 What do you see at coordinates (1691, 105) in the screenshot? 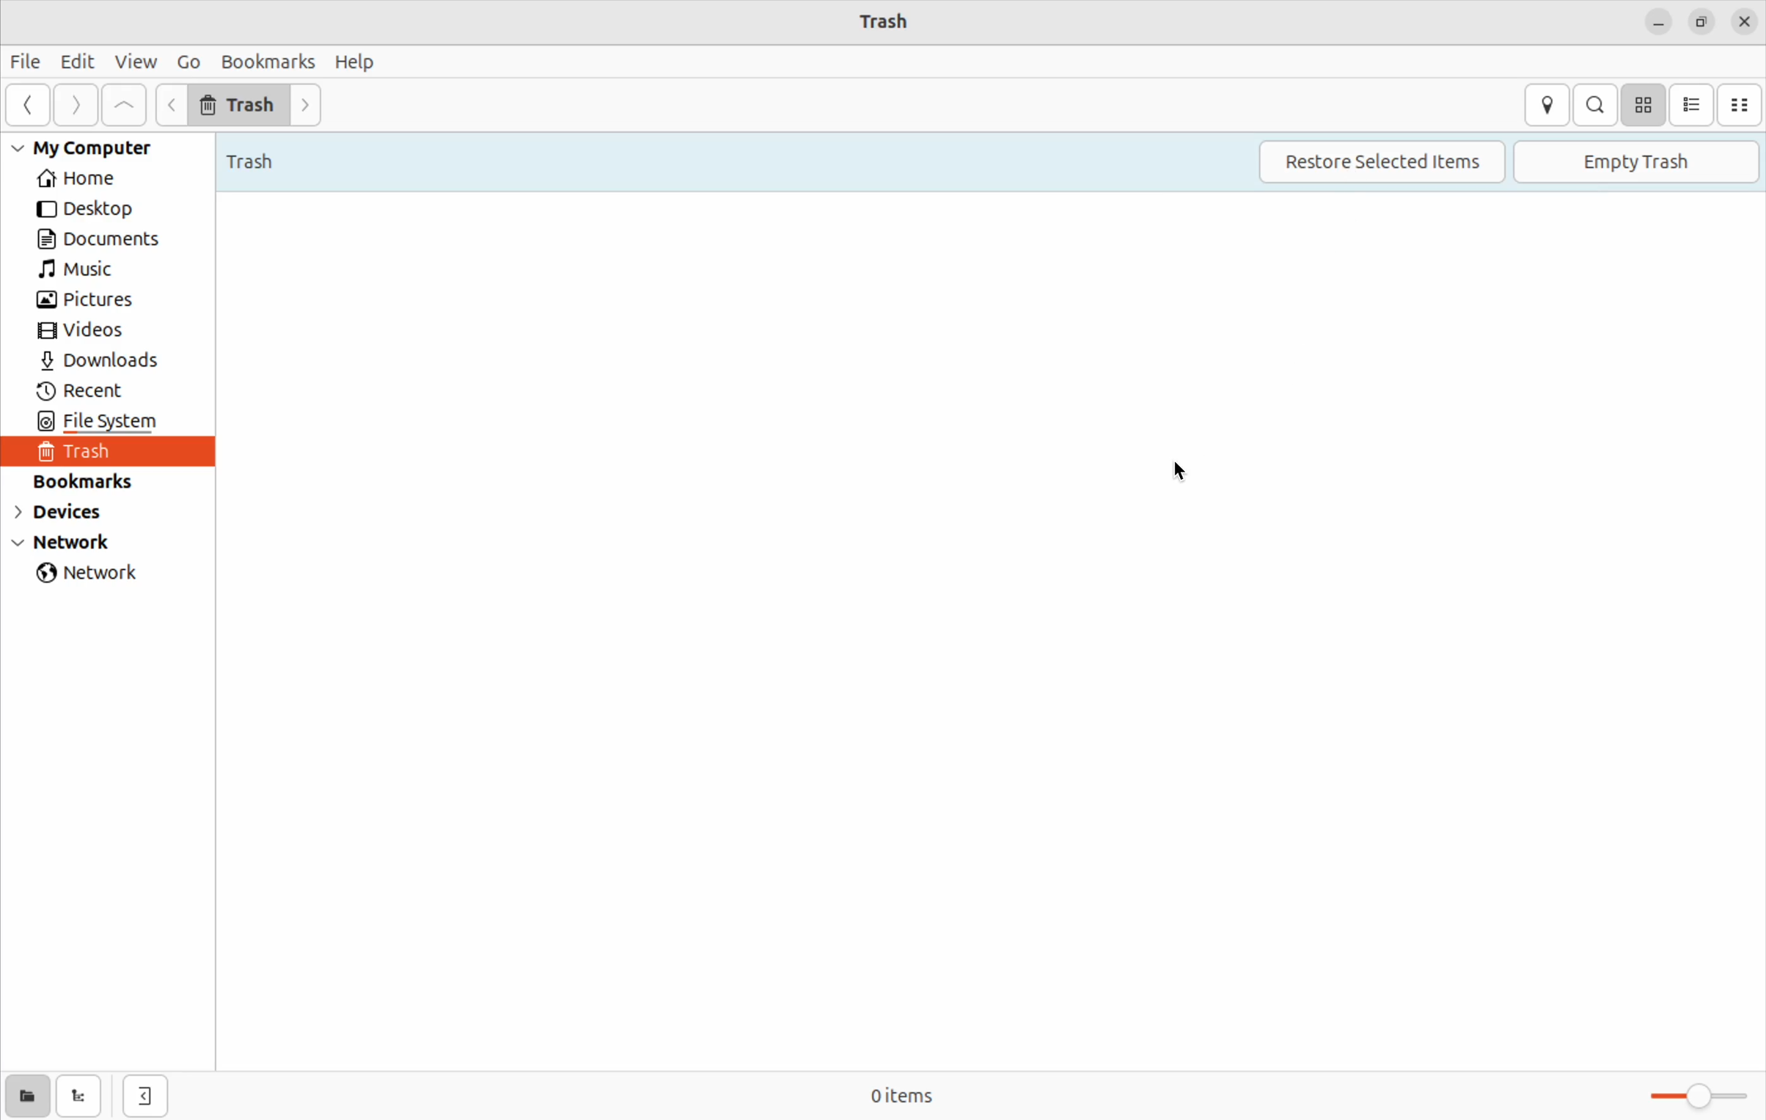
I see `bullet ist` at bounding box center [1691, 105].